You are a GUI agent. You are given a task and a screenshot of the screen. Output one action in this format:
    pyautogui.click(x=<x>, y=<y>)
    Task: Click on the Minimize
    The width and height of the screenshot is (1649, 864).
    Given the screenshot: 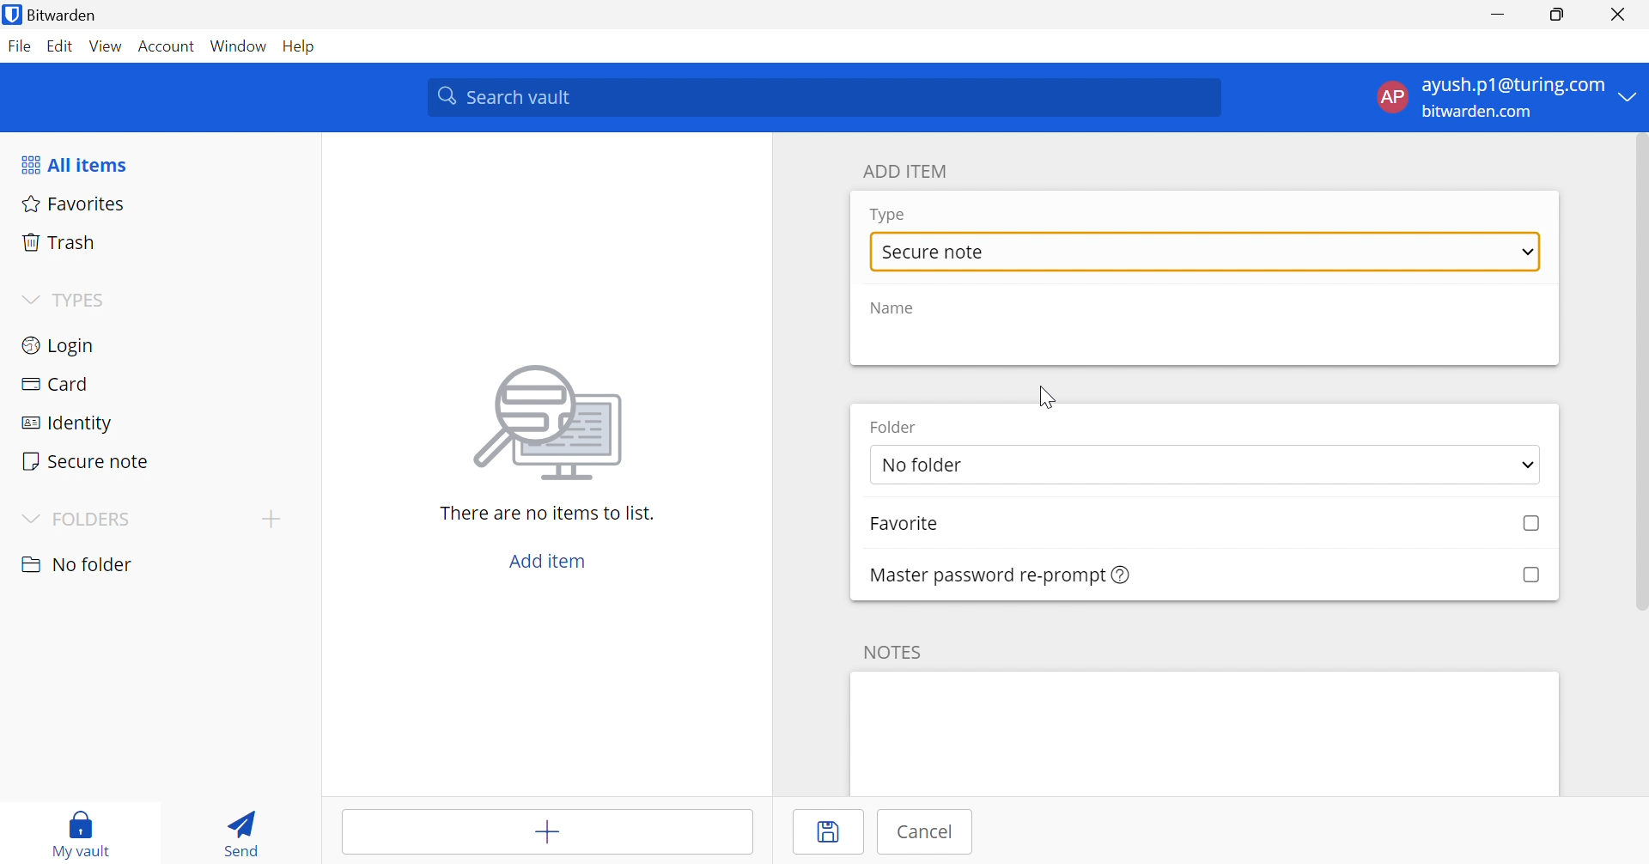 What is the action you would take?
    pyautogui.click(x=1499, y=13)
    